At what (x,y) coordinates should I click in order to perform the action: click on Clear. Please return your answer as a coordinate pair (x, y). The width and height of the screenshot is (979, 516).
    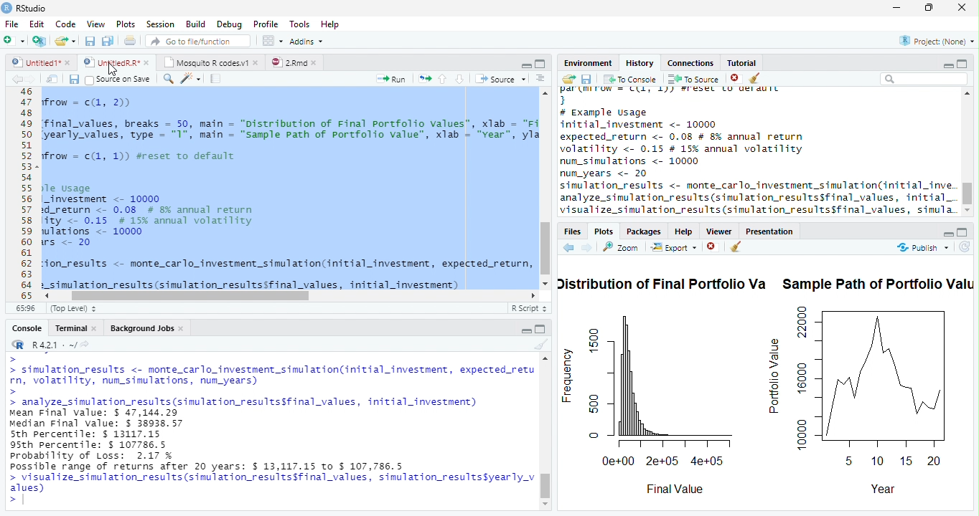
    Looking at the image, I should click on (758, 79).